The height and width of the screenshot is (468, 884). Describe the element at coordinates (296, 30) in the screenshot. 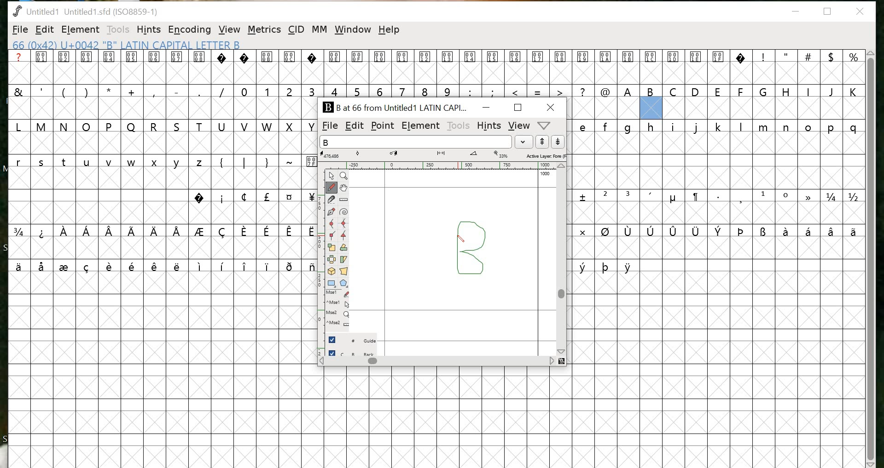

I see `CID` at that location.